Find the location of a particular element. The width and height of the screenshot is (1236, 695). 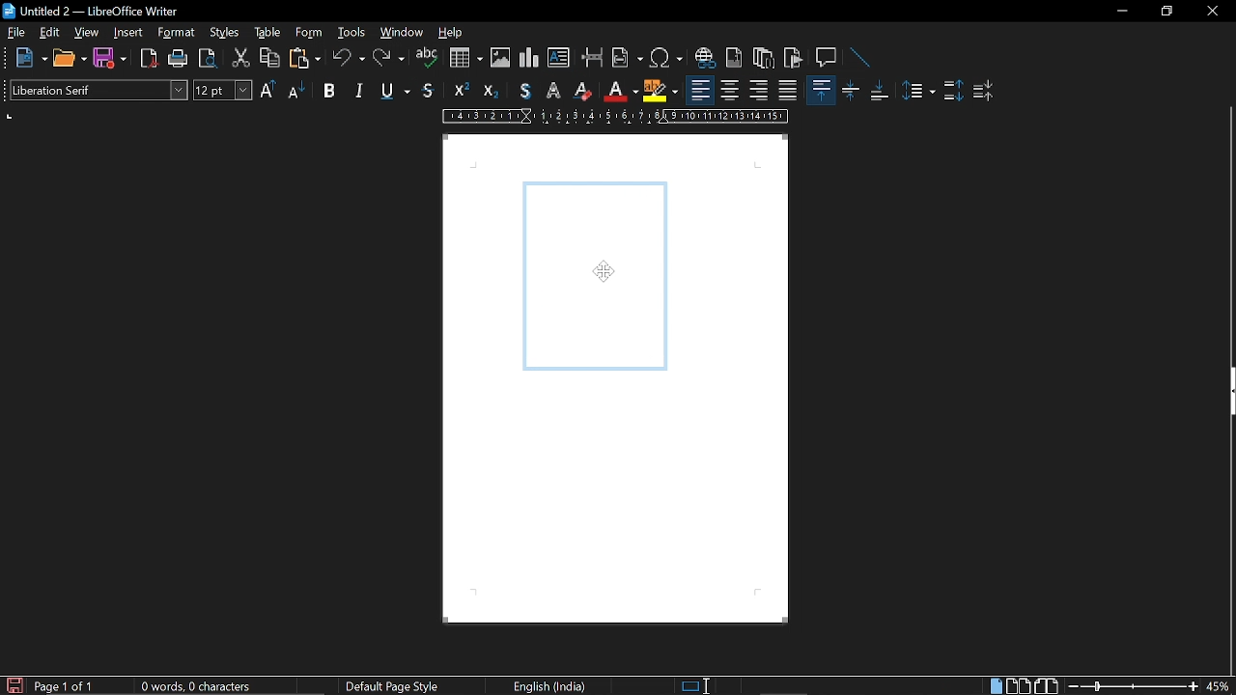

multiple page view is located at coordinates (1018, 686).